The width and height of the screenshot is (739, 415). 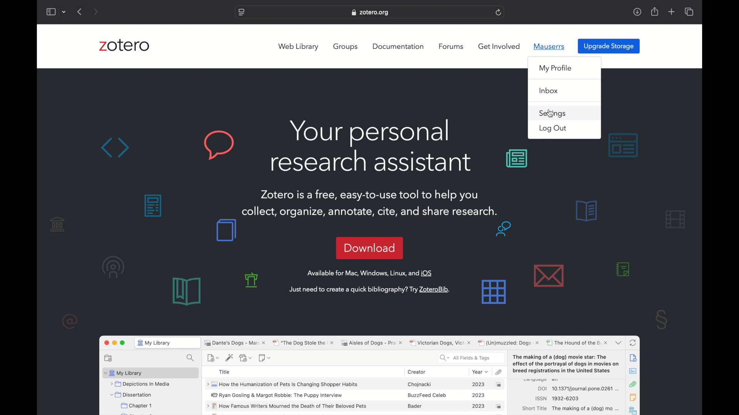 What do you see at coordinates (499, 12) in the screenshot?
I see `refresh` at bounding box center [499, 12].